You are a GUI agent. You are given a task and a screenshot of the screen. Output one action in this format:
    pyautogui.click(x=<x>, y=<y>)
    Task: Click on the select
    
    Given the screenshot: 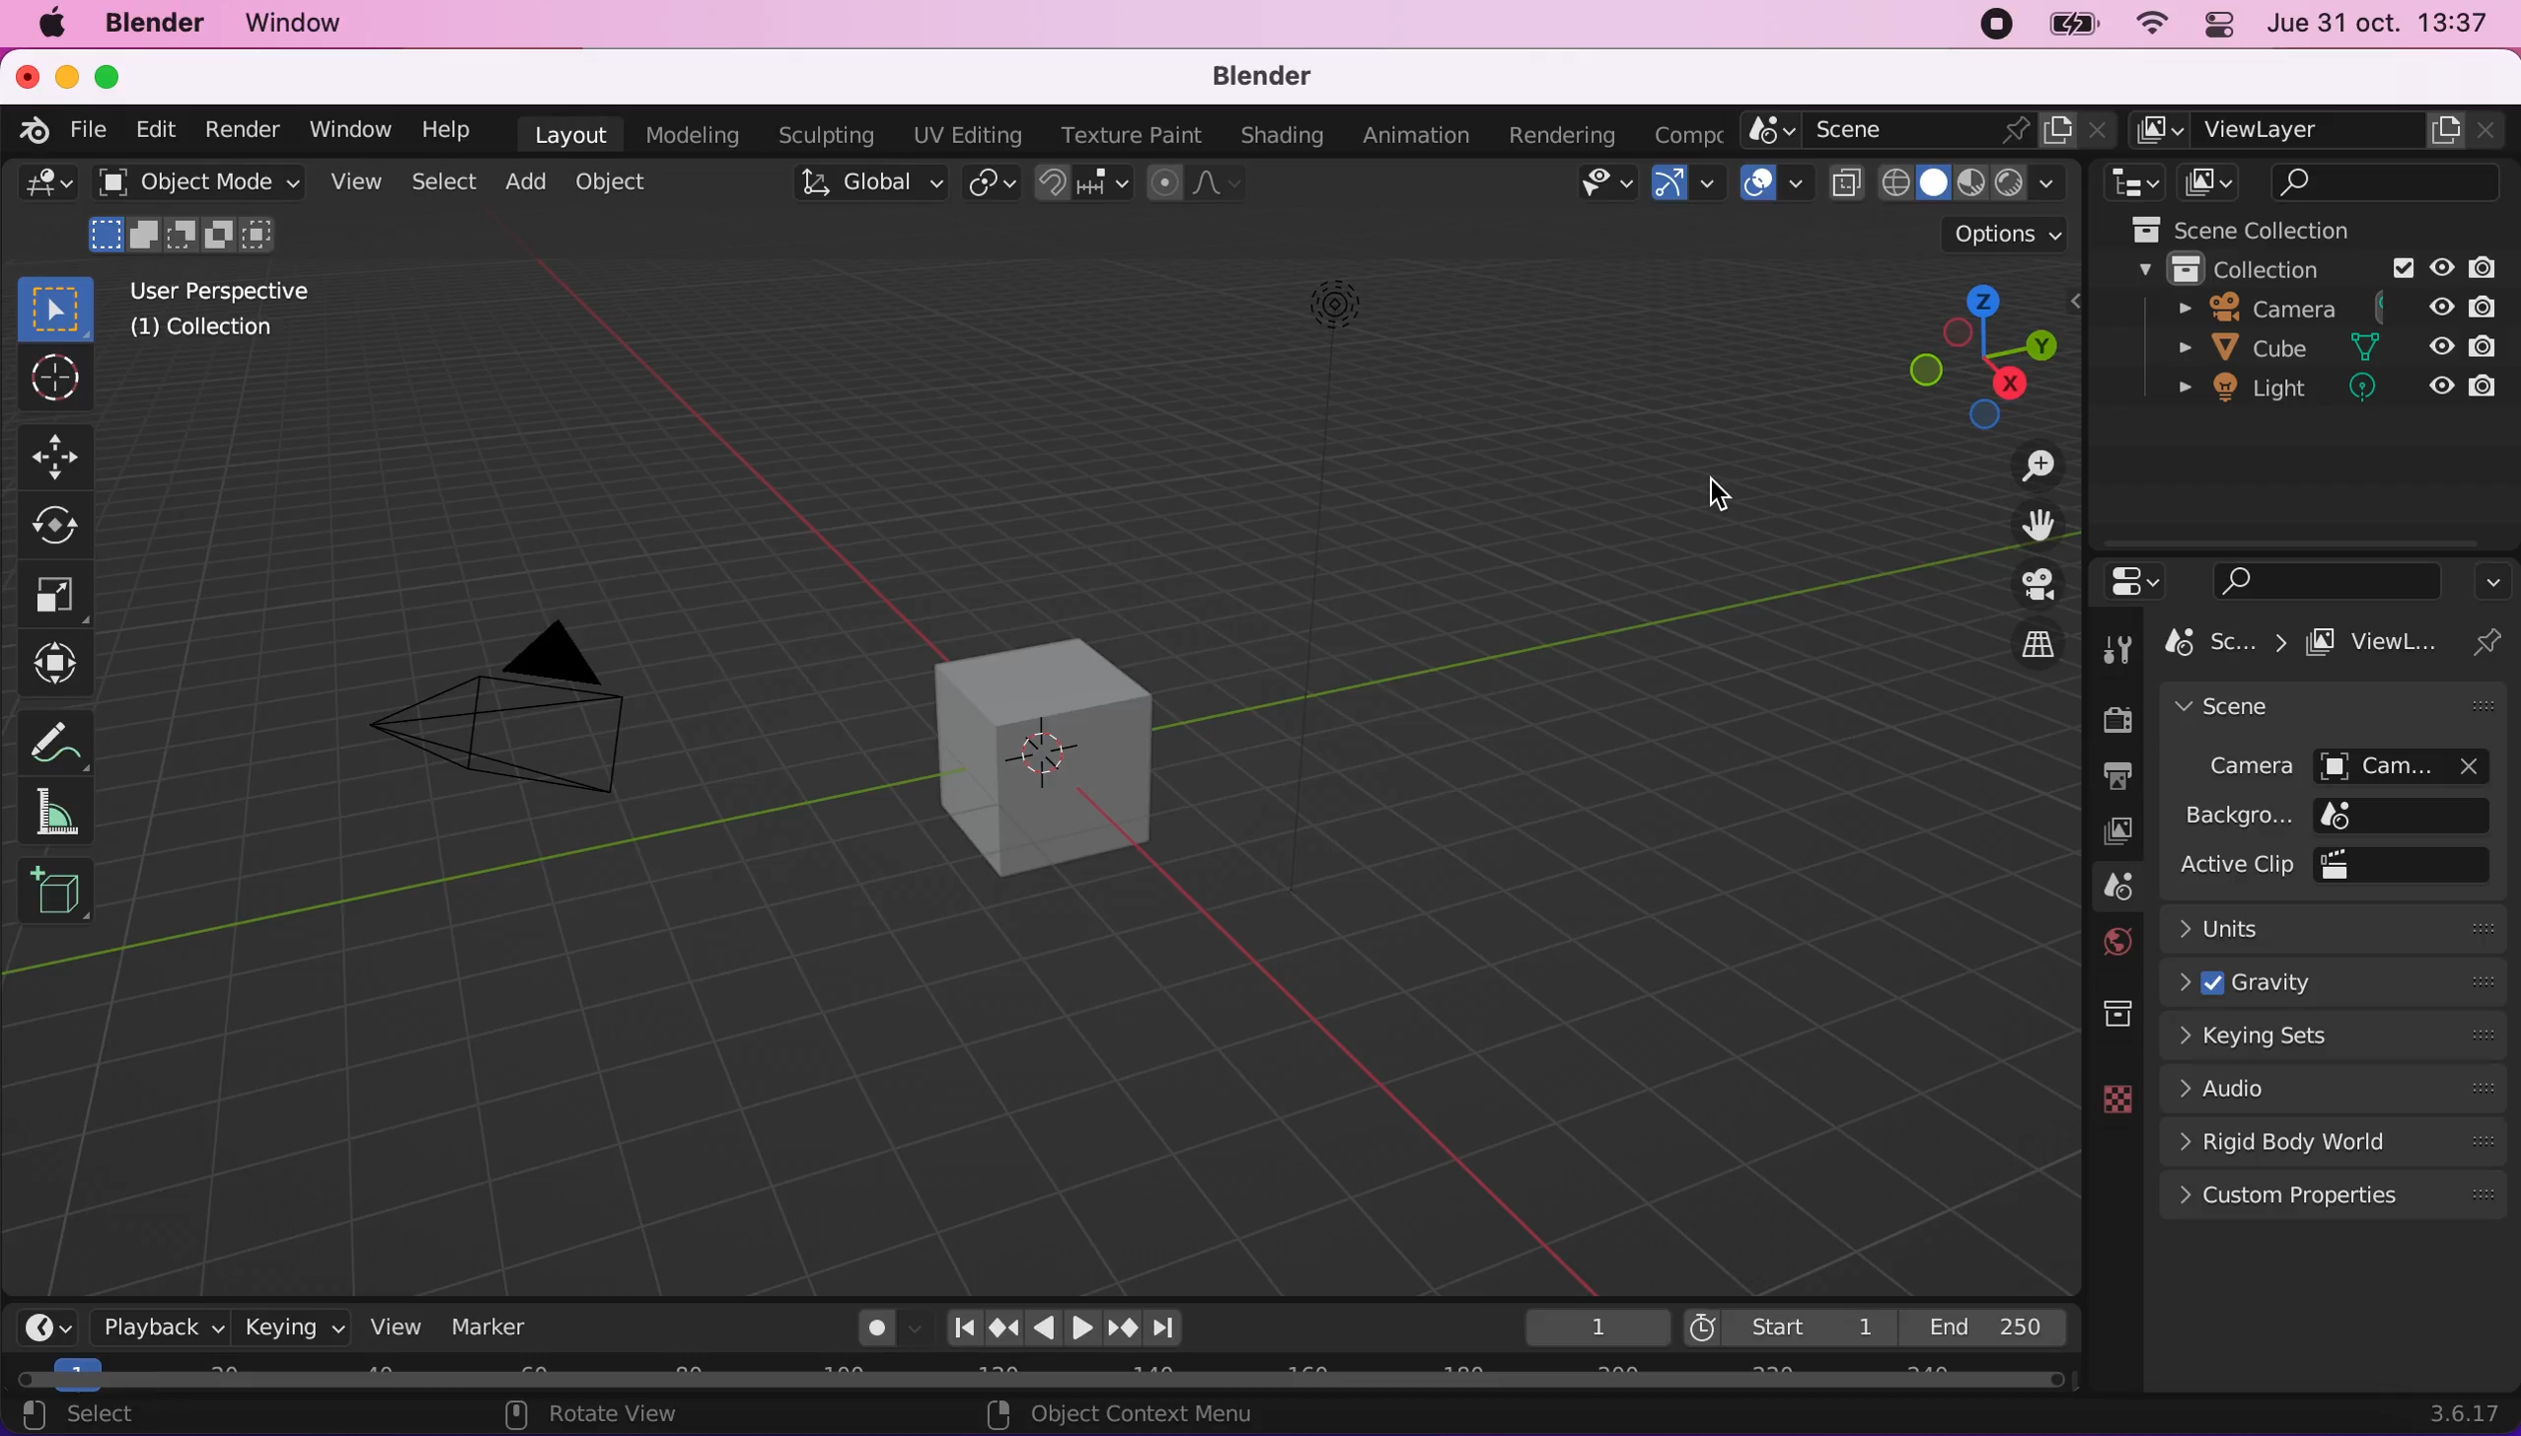 What is the action you would take?
    pyautogui.click(x=76, y=1416)
    